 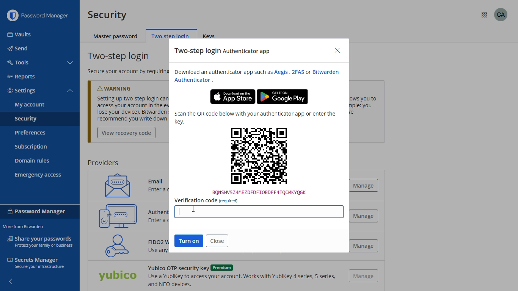 What do you see at coordinates (193, 80) in the screenshot?
I see `Authenticator` at bounding box center [193, 80].